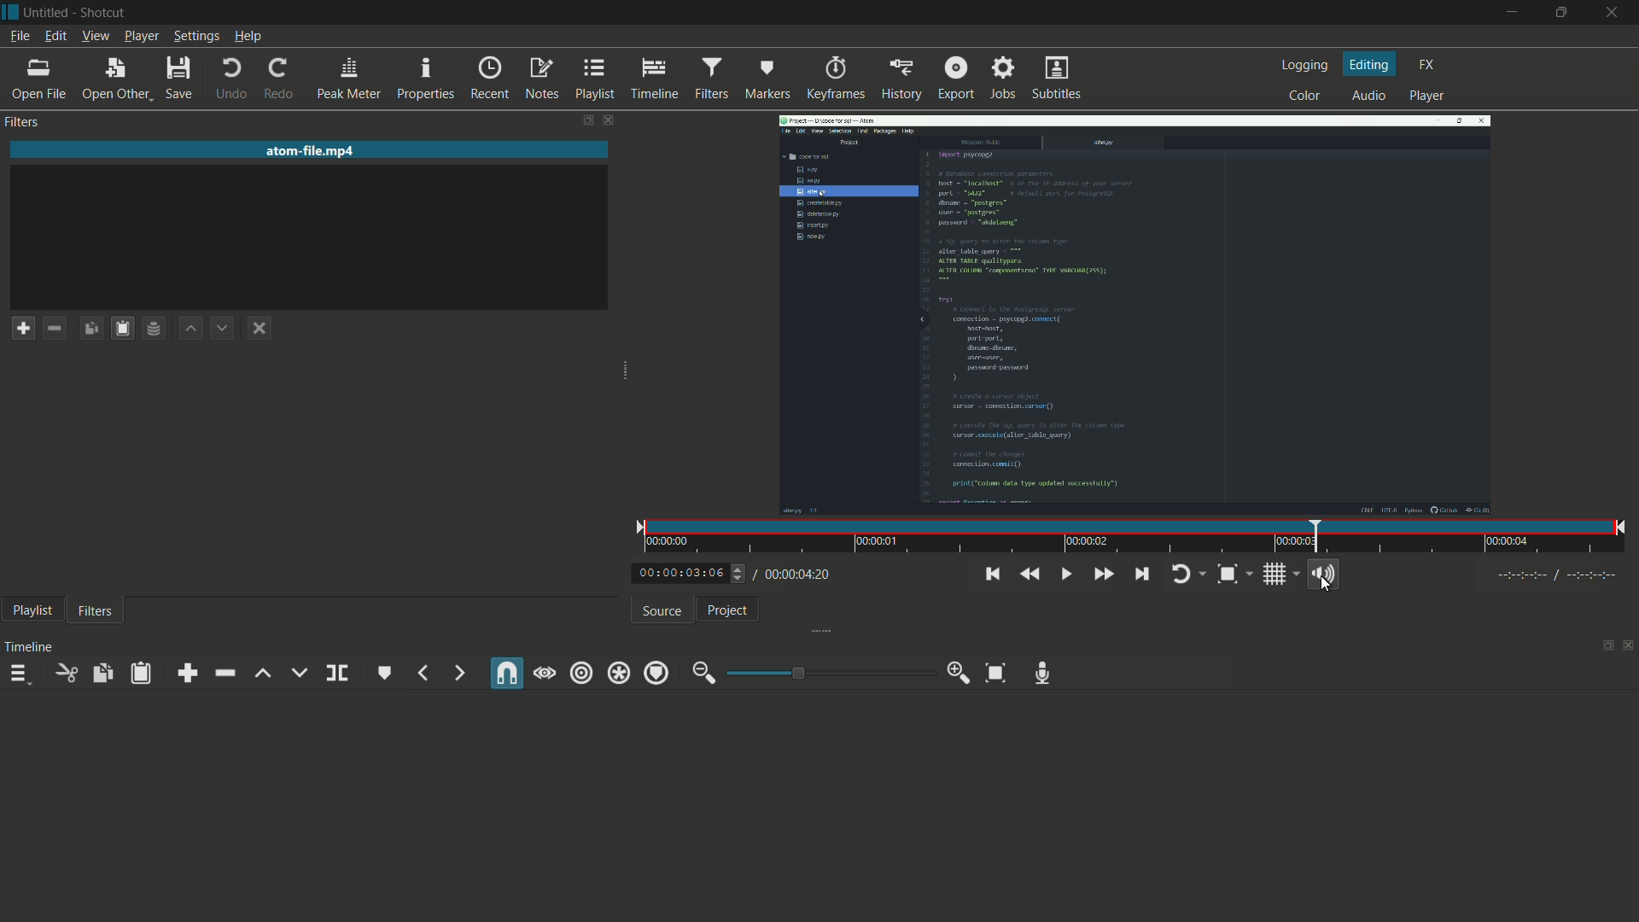 The height and width of the screenshot is (922, 1639). Describe the element at coordinates (993, 674) in the screenshot. I see `zoom timeline to fit` at that location.